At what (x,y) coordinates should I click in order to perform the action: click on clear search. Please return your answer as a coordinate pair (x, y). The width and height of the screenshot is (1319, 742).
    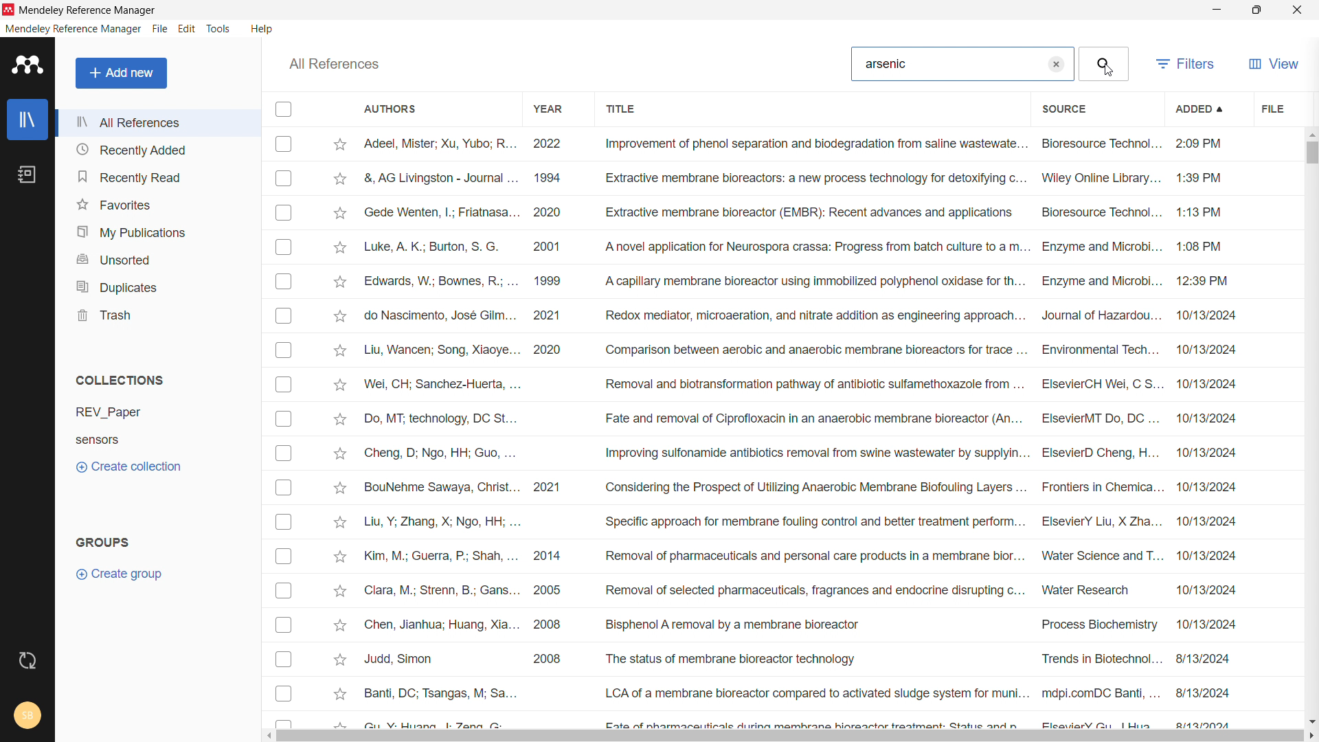
    Looking at the image, I should click on (1057, 64).